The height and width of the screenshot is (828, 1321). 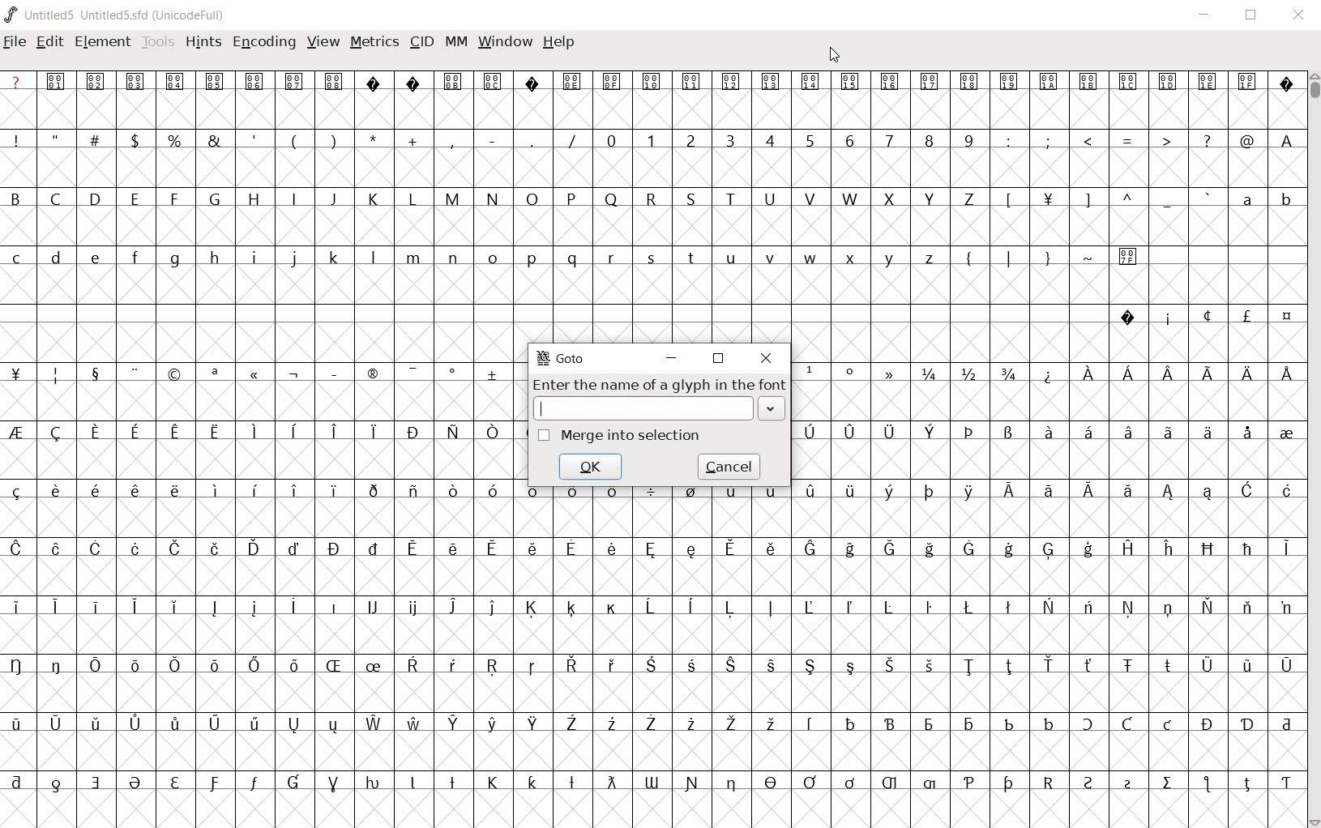 I want to click on Symbol, so click(x=58, y=81).